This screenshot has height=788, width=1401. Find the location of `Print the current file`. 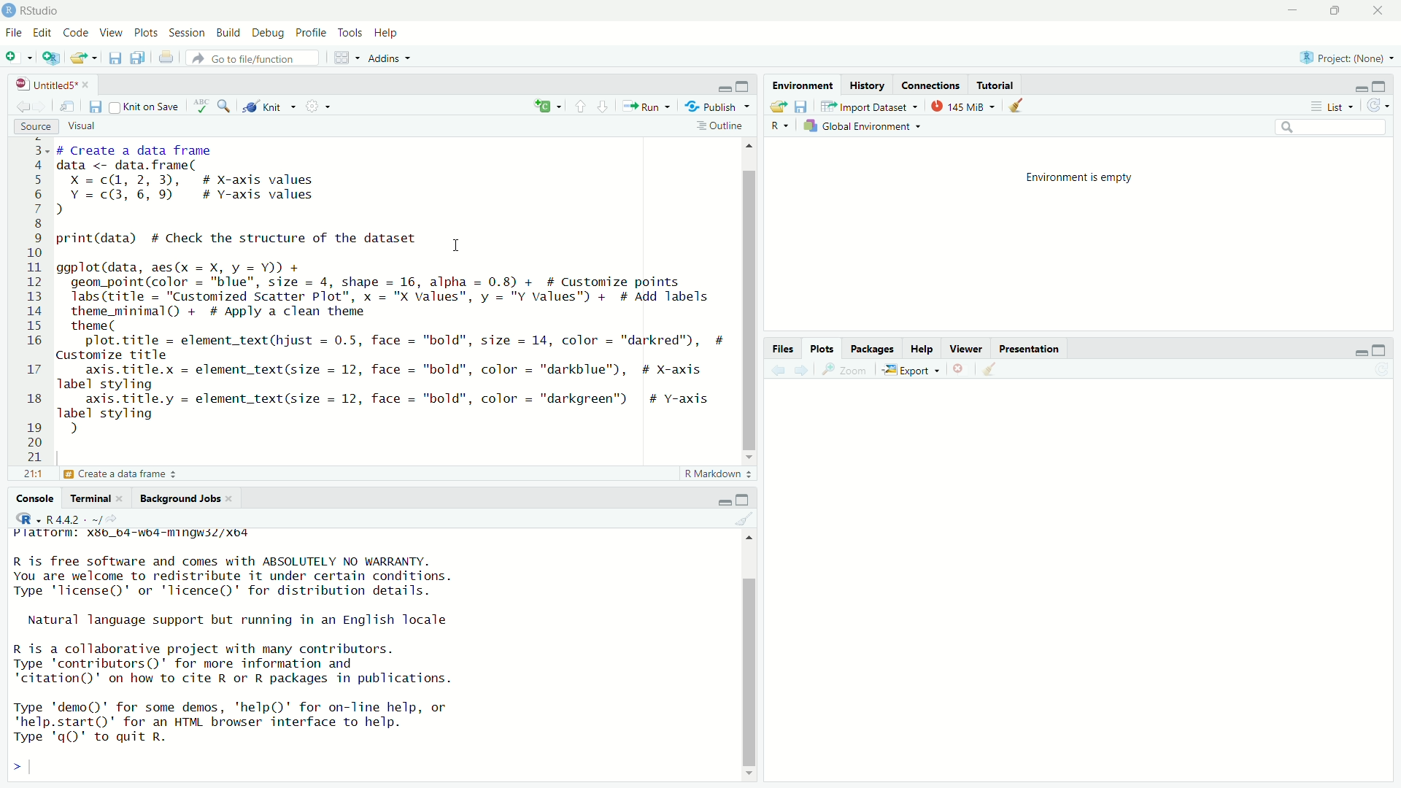

Print the current file is located at coordinates (166, 58).